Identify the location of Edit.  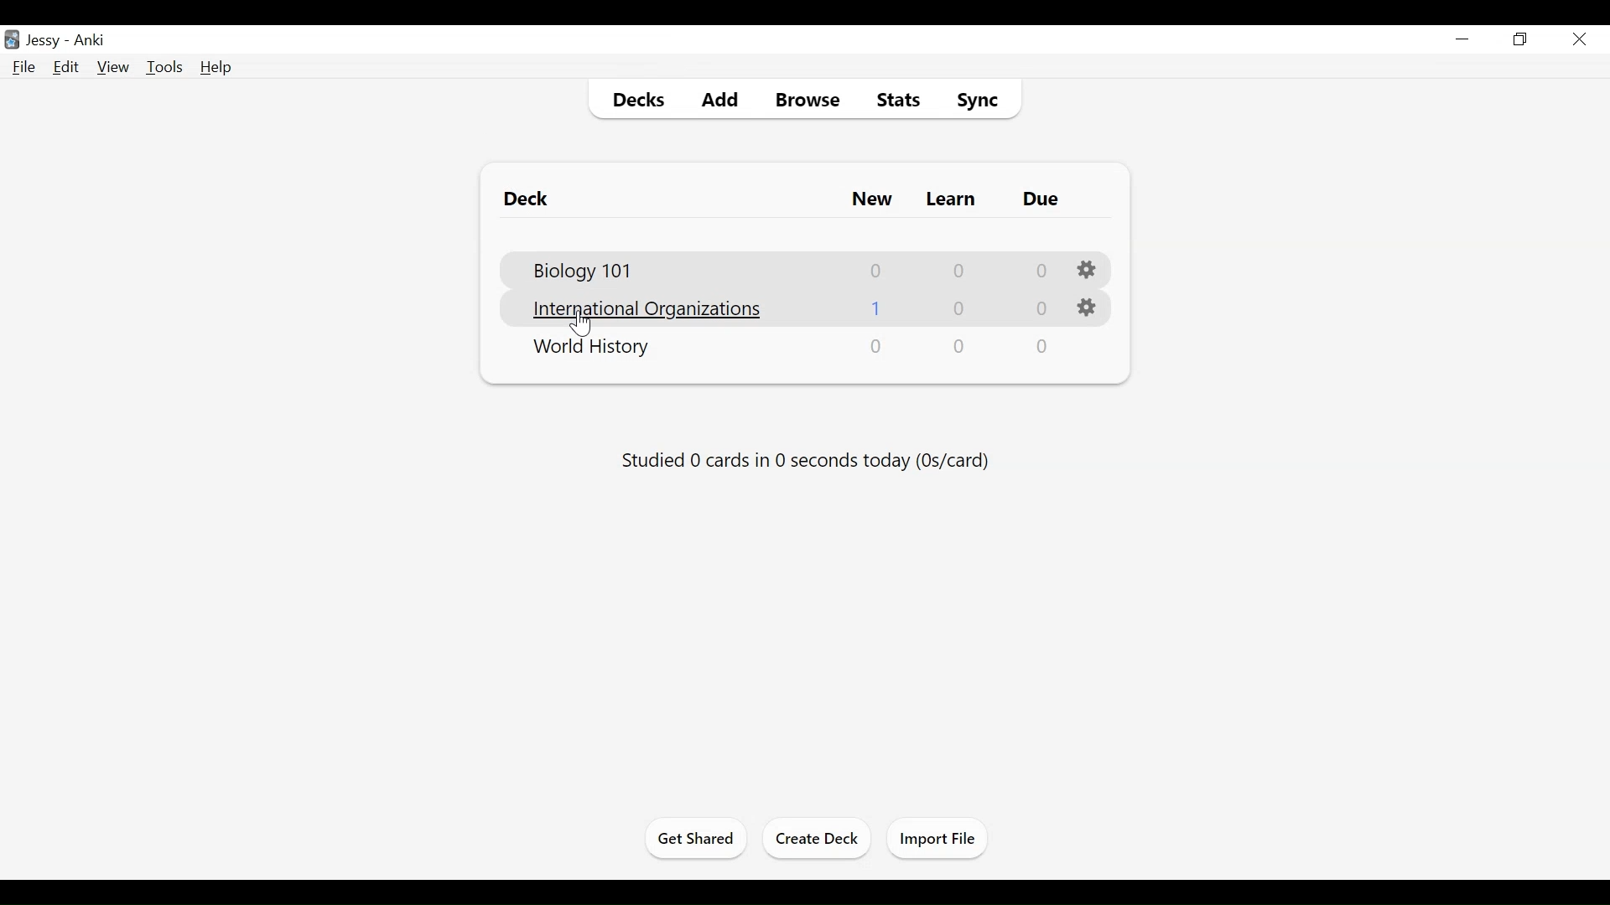
(67, 66).